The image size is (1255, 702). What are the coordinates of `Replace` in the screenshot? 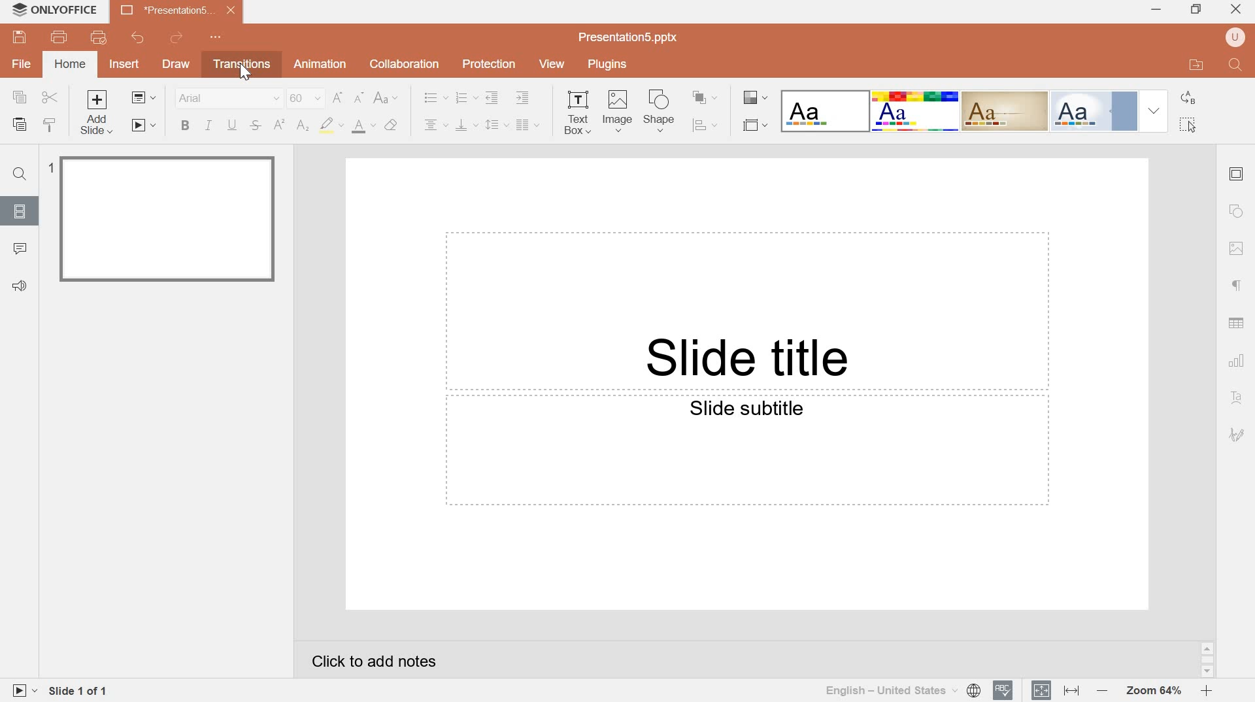 It's located at (1187, 98).